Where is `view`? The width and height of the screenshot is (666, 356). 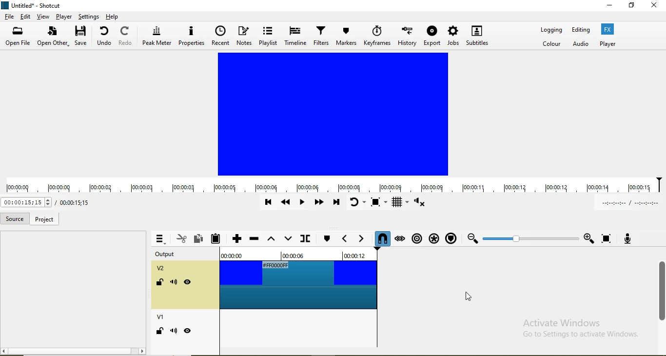 view is located at coordinates (43, 17).